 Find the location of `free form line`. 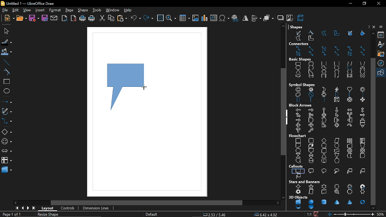

free form line is located at coordinates (298, 33).